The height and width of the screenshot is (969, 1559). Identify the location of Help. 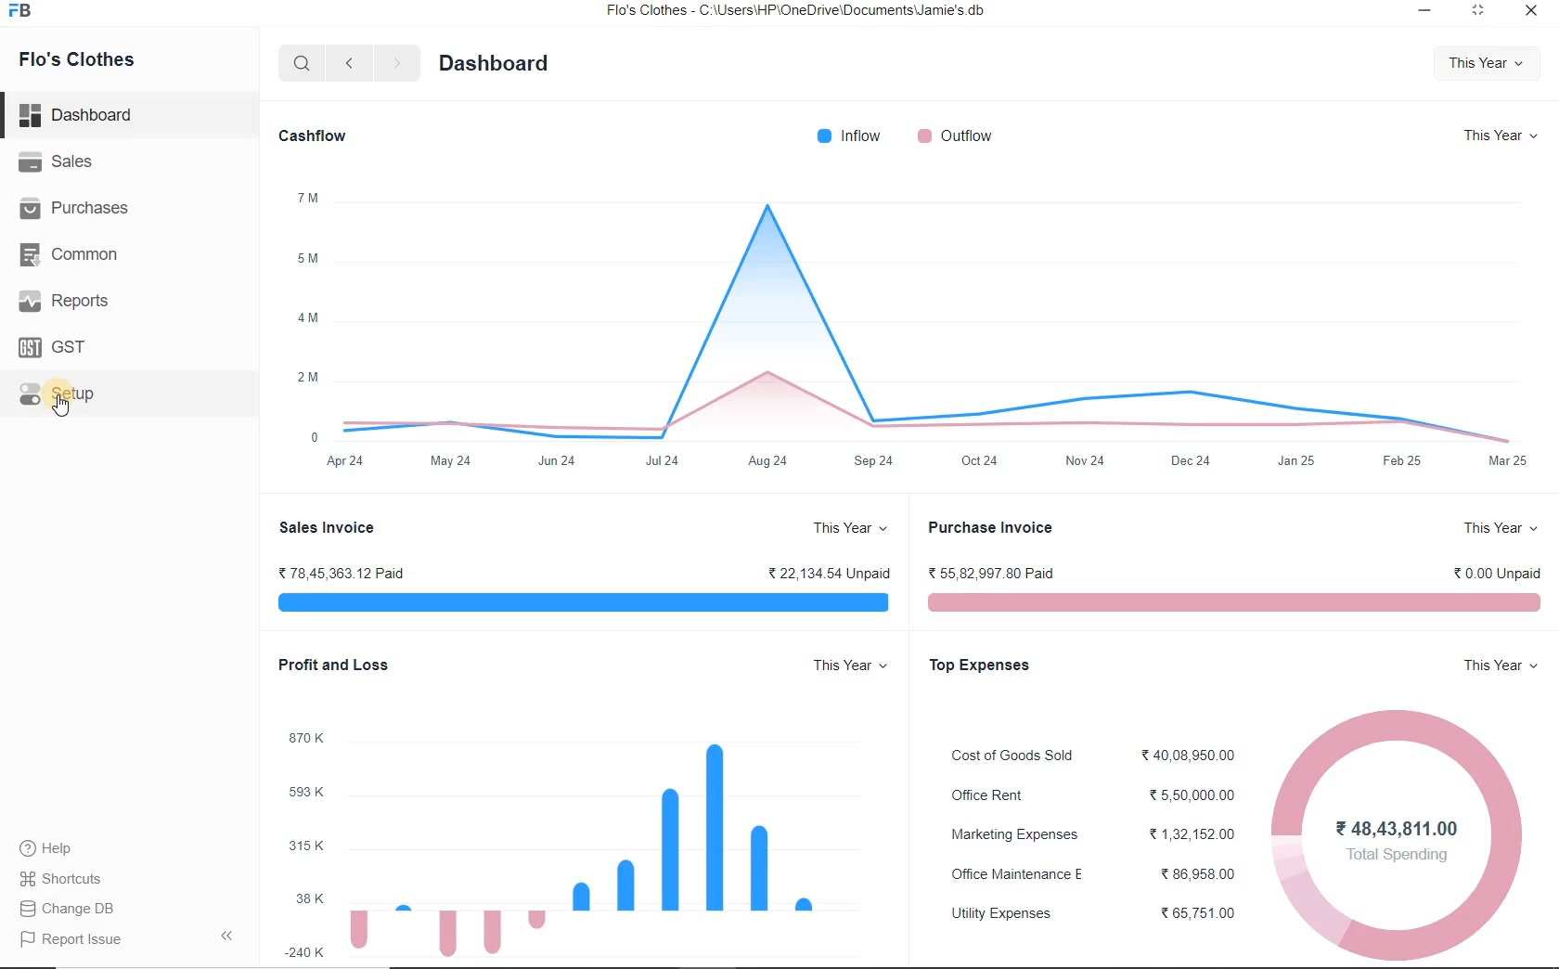
(52, 850).